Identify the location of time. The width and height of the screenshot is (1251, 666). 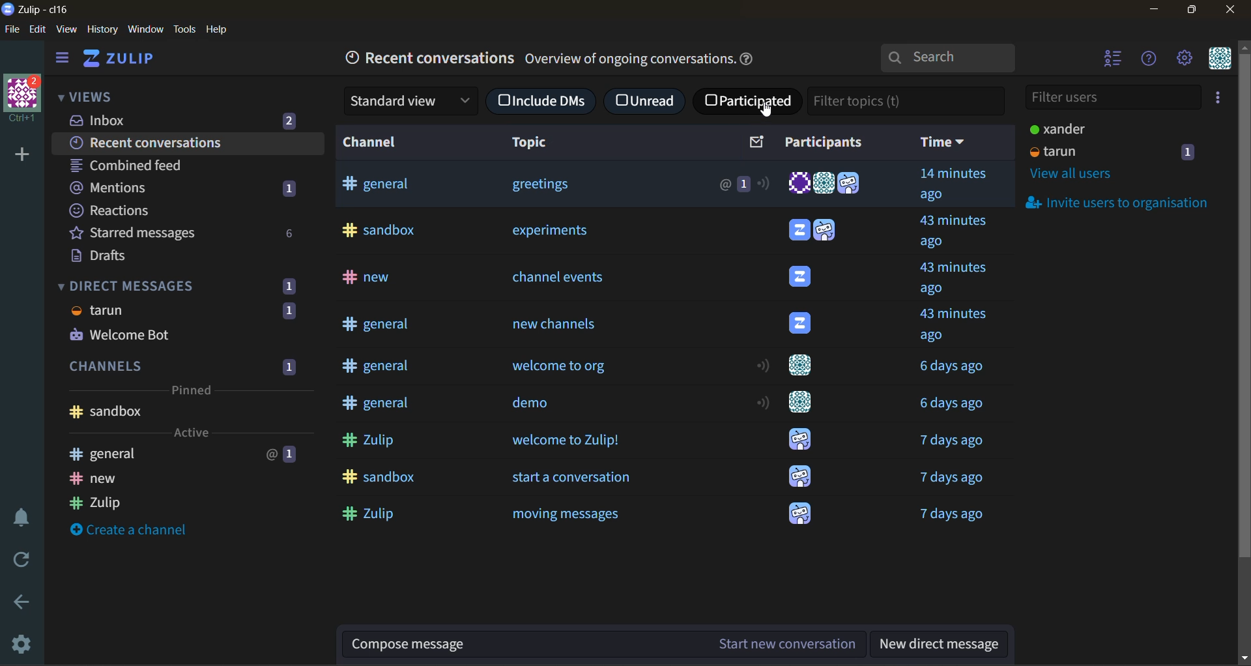
(964, 513).